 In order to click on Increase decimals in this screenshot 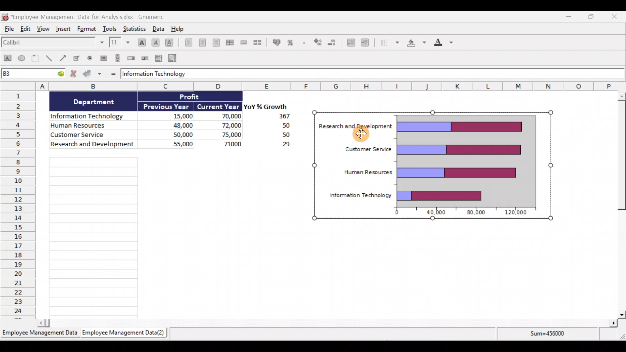, I will do `click(318, 43)`.